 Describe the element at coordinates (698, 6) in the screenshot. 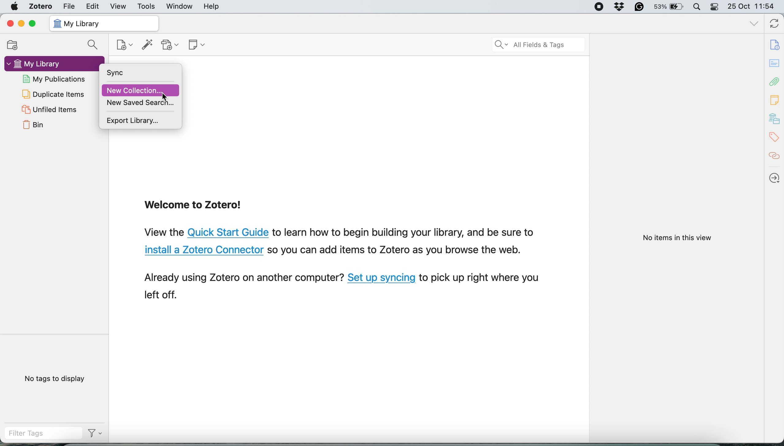

I see `spotlight search` at that location.